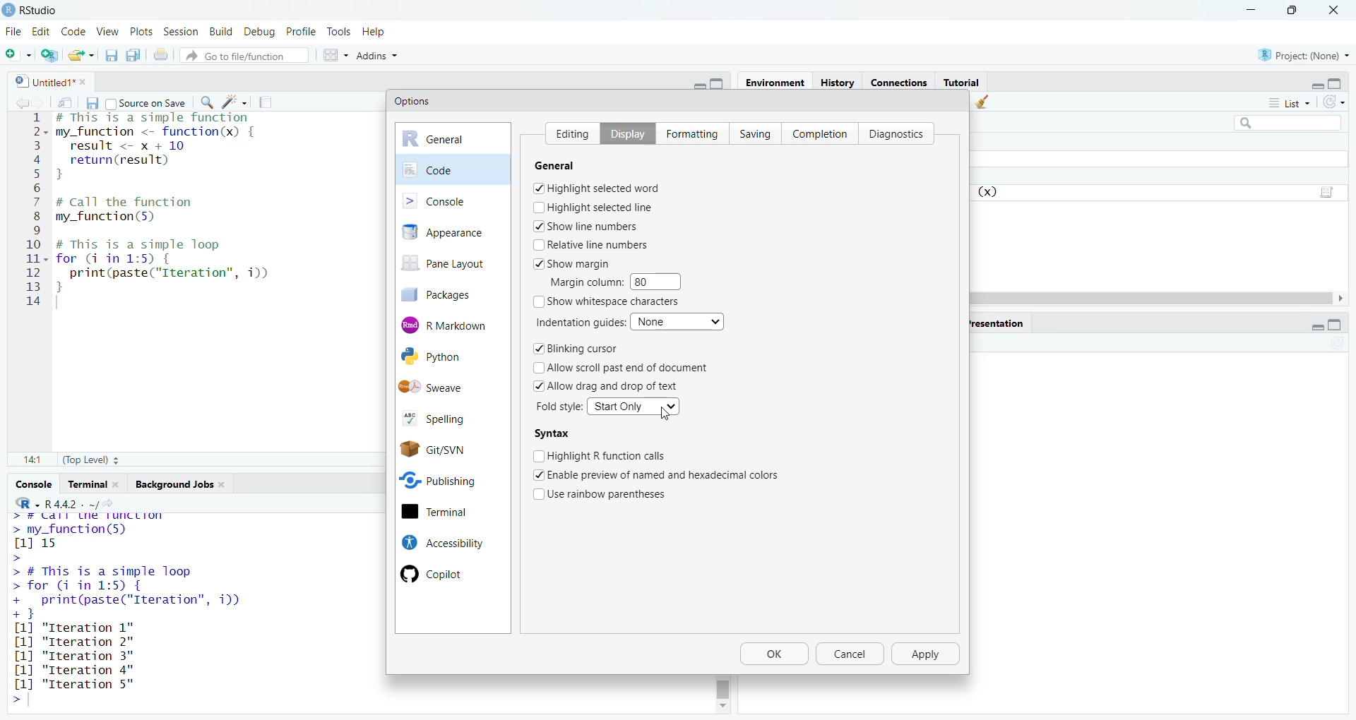 The height and width of the screenshot is (720, 1356). I want to click on Ok, so click(775, 656).